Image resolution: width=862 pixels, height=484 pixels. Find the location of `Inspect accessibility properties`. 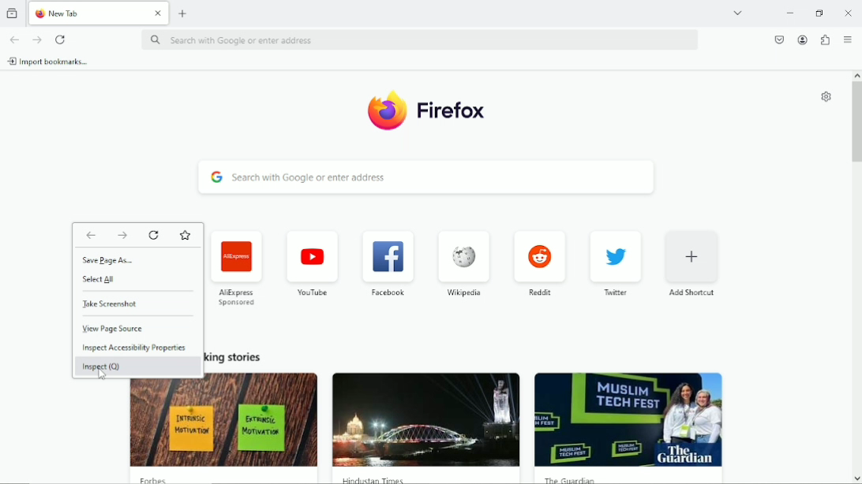

Inspect accessibility properties is located at coordinates (135, 348).